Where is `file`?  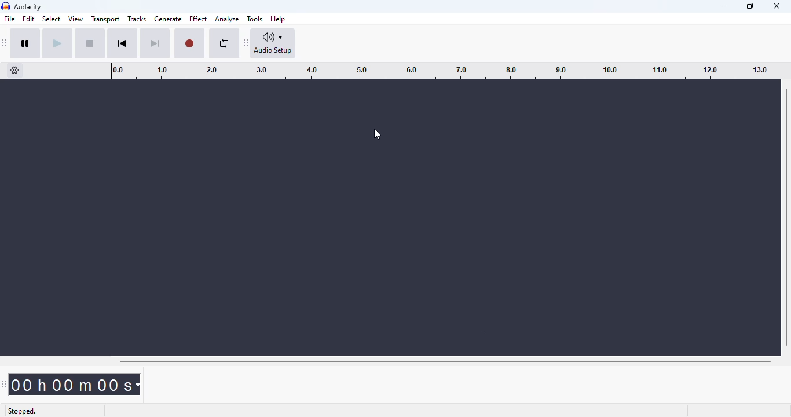
file is located at coordinates (10, 19).